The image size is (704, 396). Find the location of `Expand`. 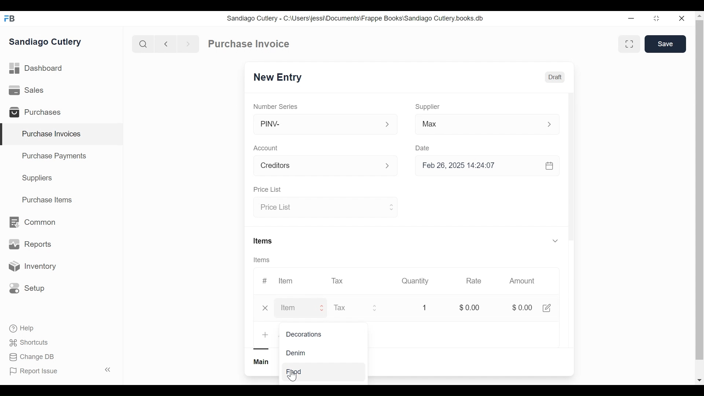

Expand is located at coordinates (388, 124).